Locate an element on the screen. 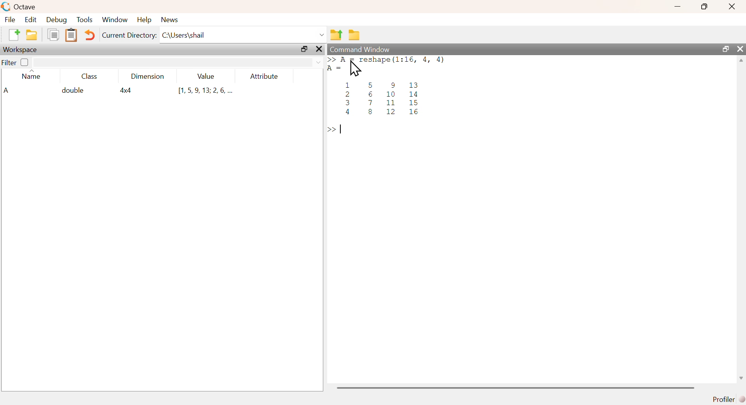 This screenshot has width=746, height=405. 1,5,9,13;2,6, .. is located at coordinates (206, 90).